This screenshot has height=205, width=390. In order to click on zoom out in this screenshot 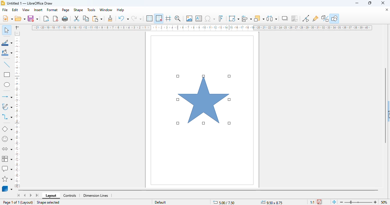, I will do `click(375, 202)`.